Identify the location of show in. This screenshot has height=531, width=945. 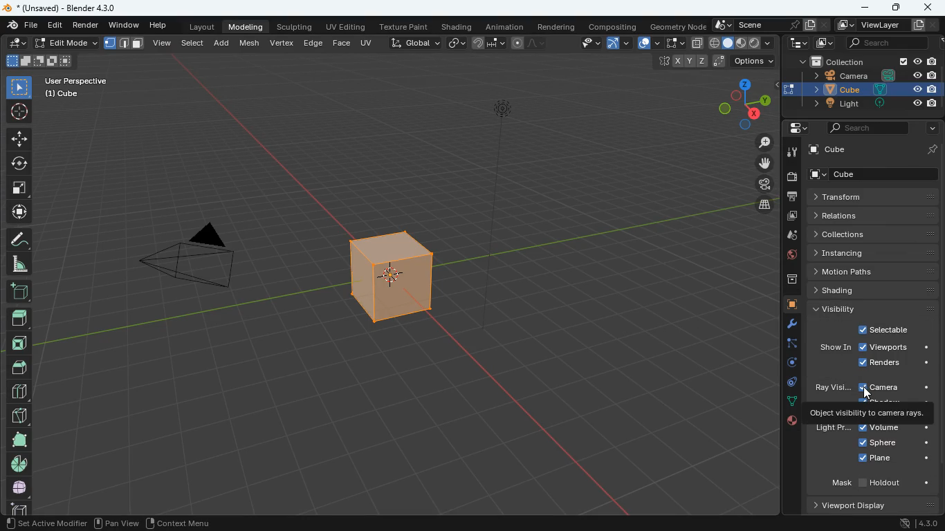
(835, 348).